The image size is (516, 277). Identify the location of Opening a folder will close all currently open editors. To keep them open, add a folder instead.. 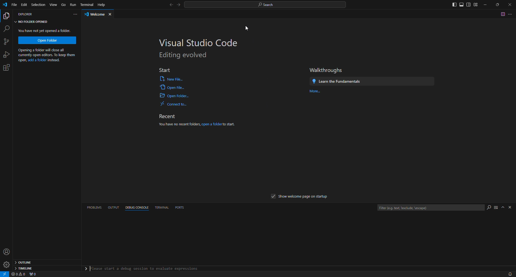
(48, 55).